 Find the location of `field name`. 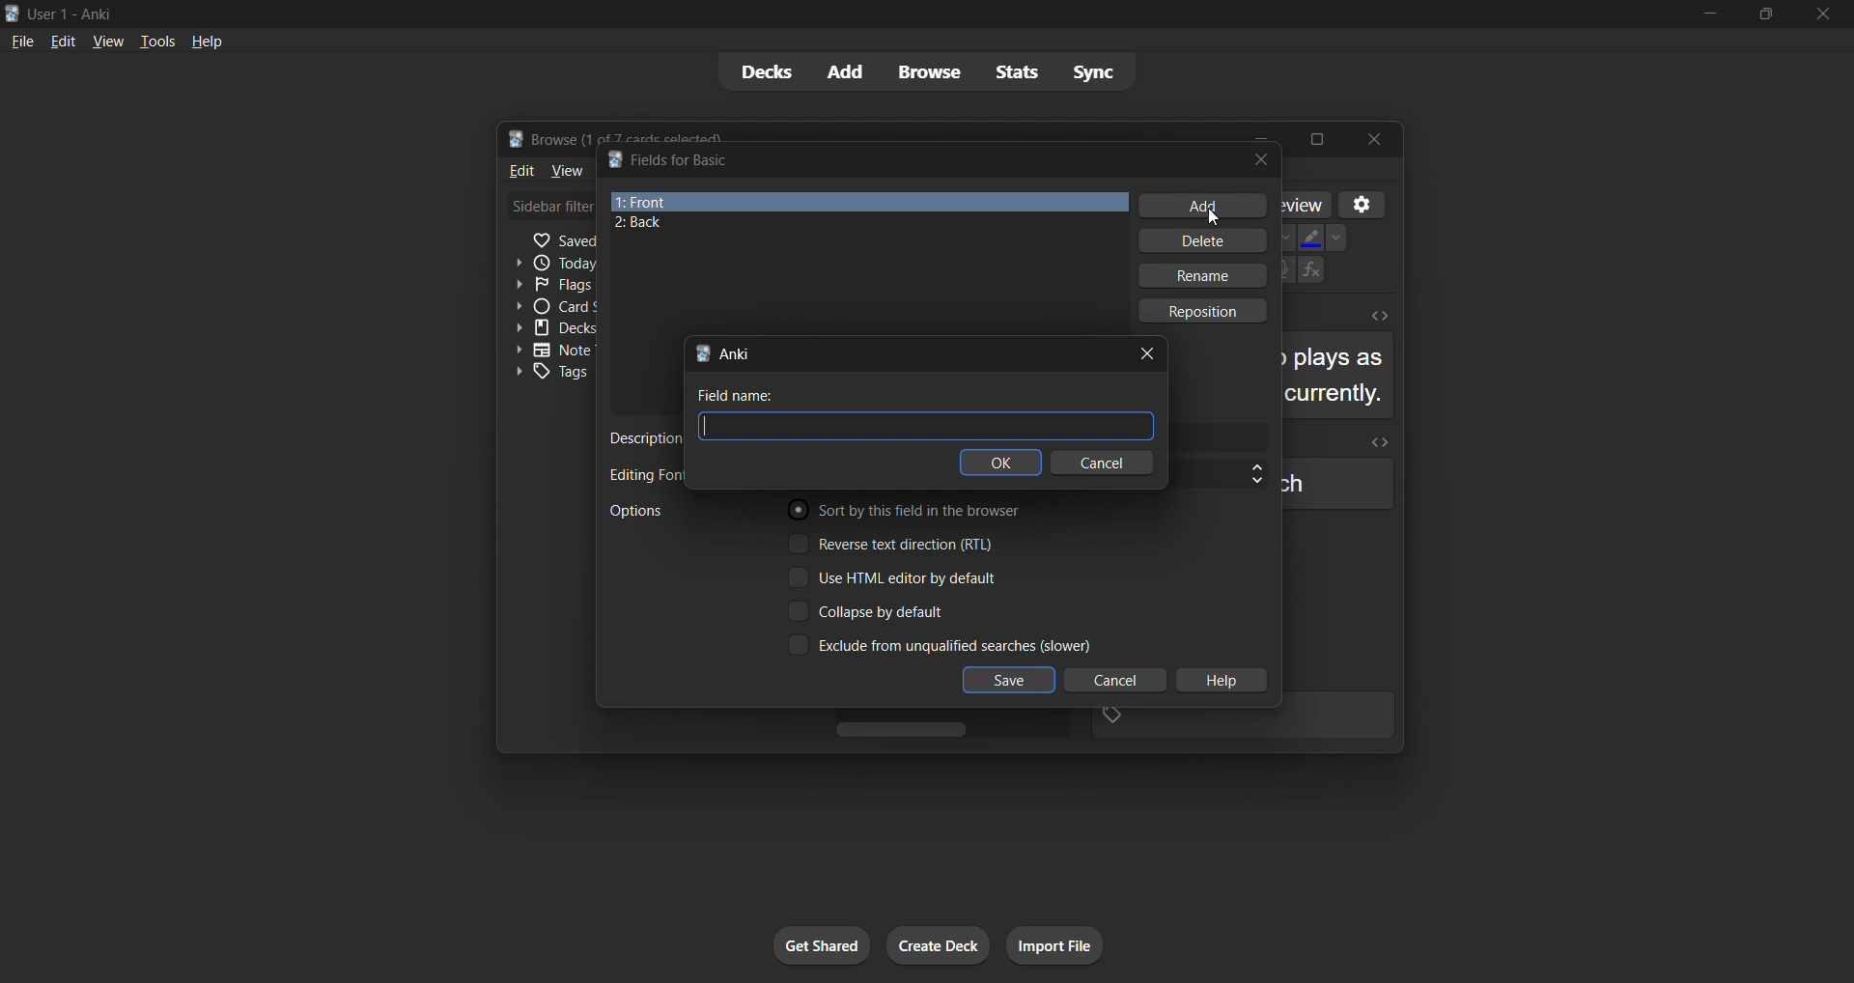

field name is located at coordinates (745, 396).